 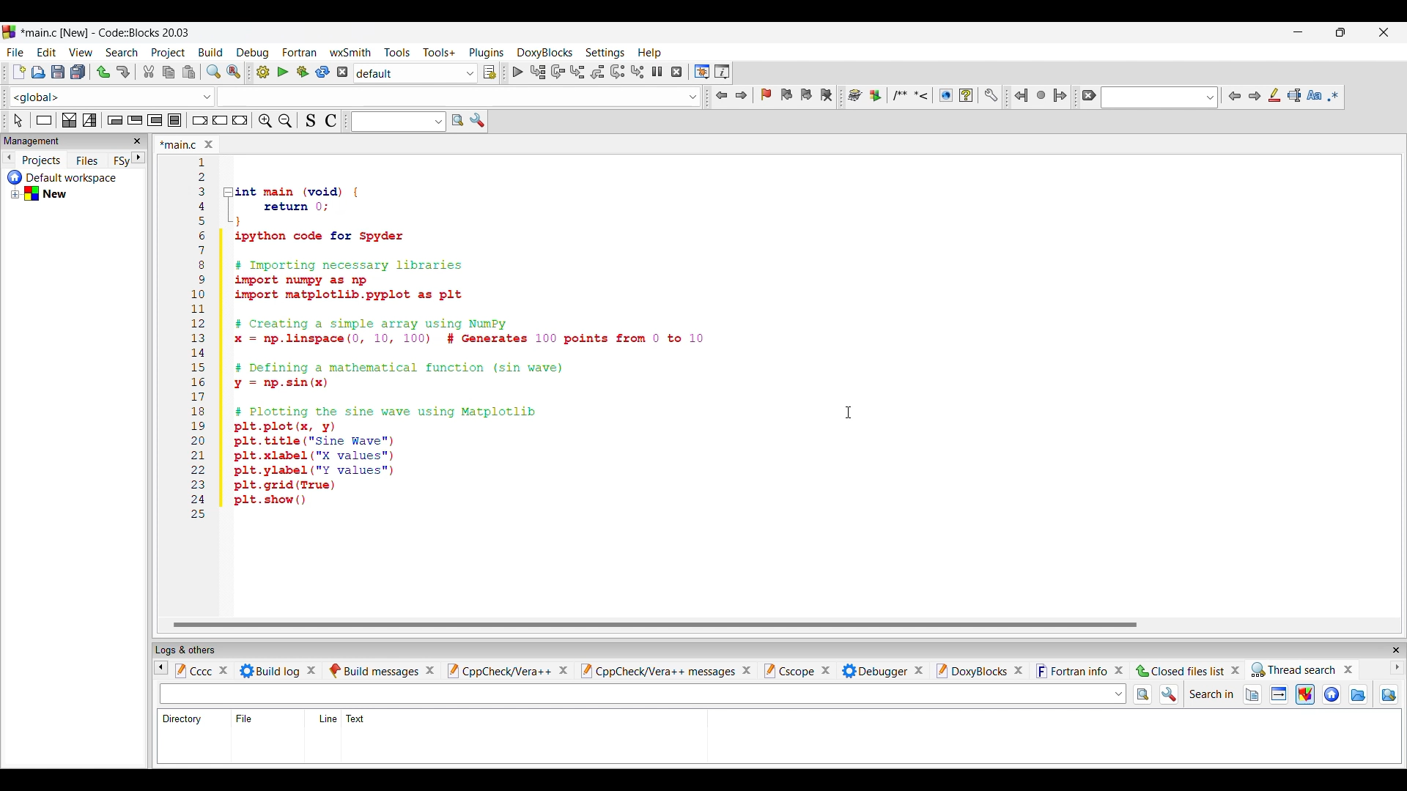 I want to click on Zoom out, so click(x=285, y=118).